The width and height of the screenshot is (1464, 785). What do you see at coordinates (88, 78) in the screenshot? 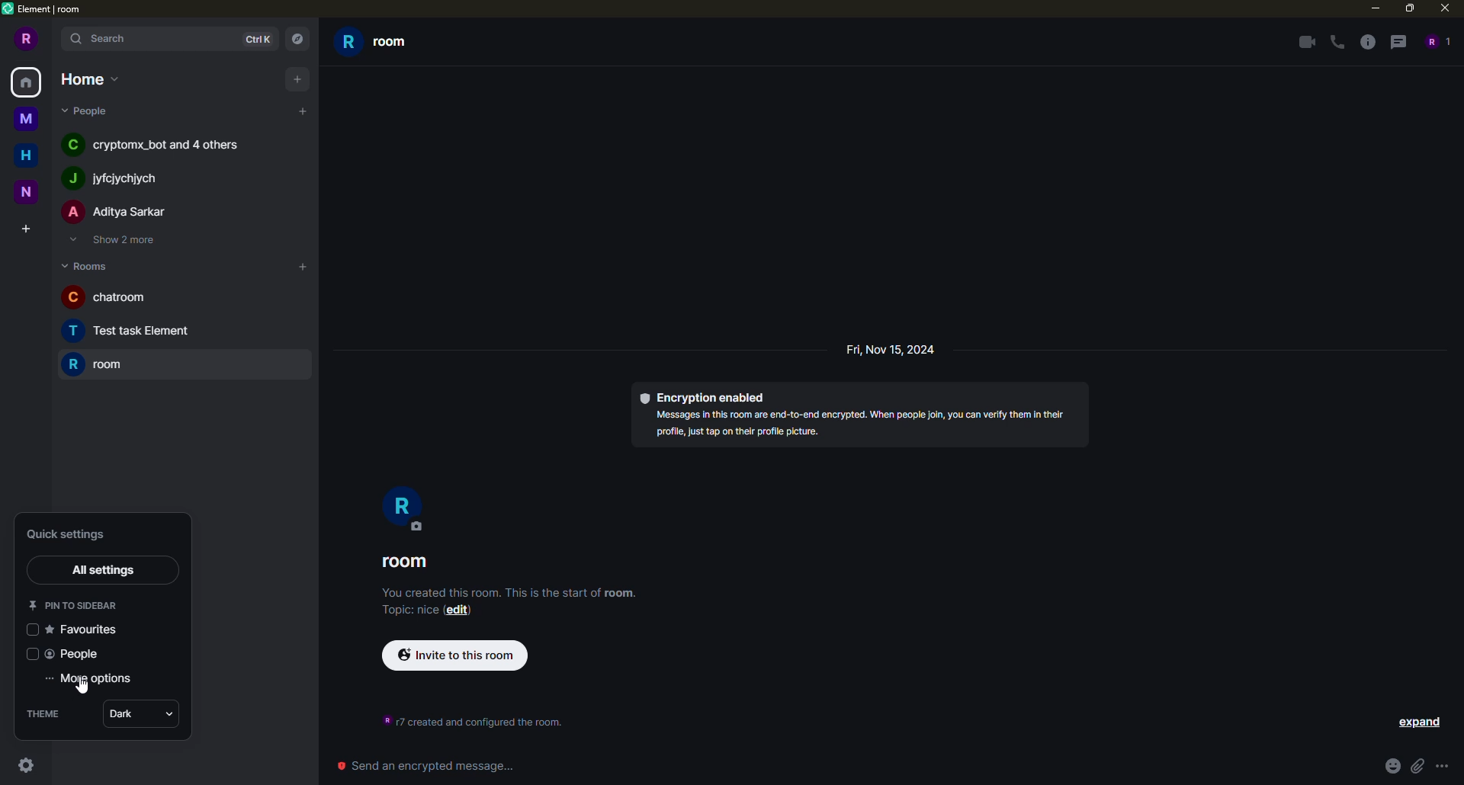
I see `home` at bounding box center [88, 78].